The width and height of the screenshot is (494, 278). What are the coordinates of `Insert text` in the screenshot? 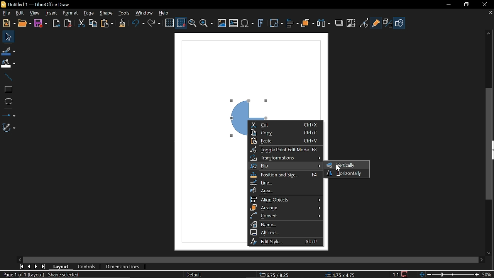 It's located at (233, 24).